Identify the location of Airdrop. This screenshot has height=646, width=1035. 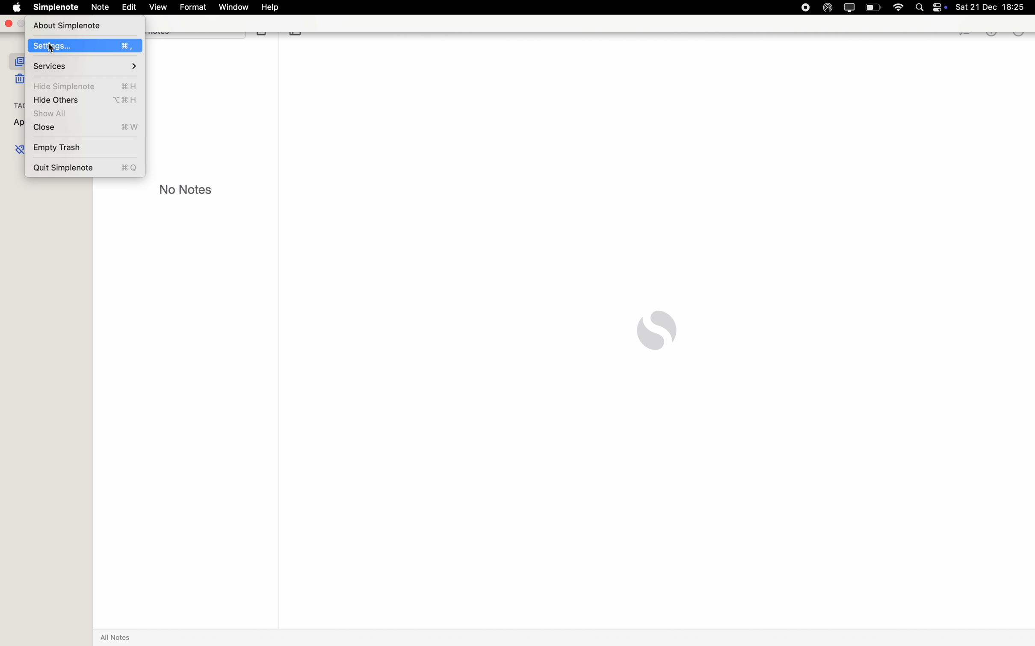
(828, 8).